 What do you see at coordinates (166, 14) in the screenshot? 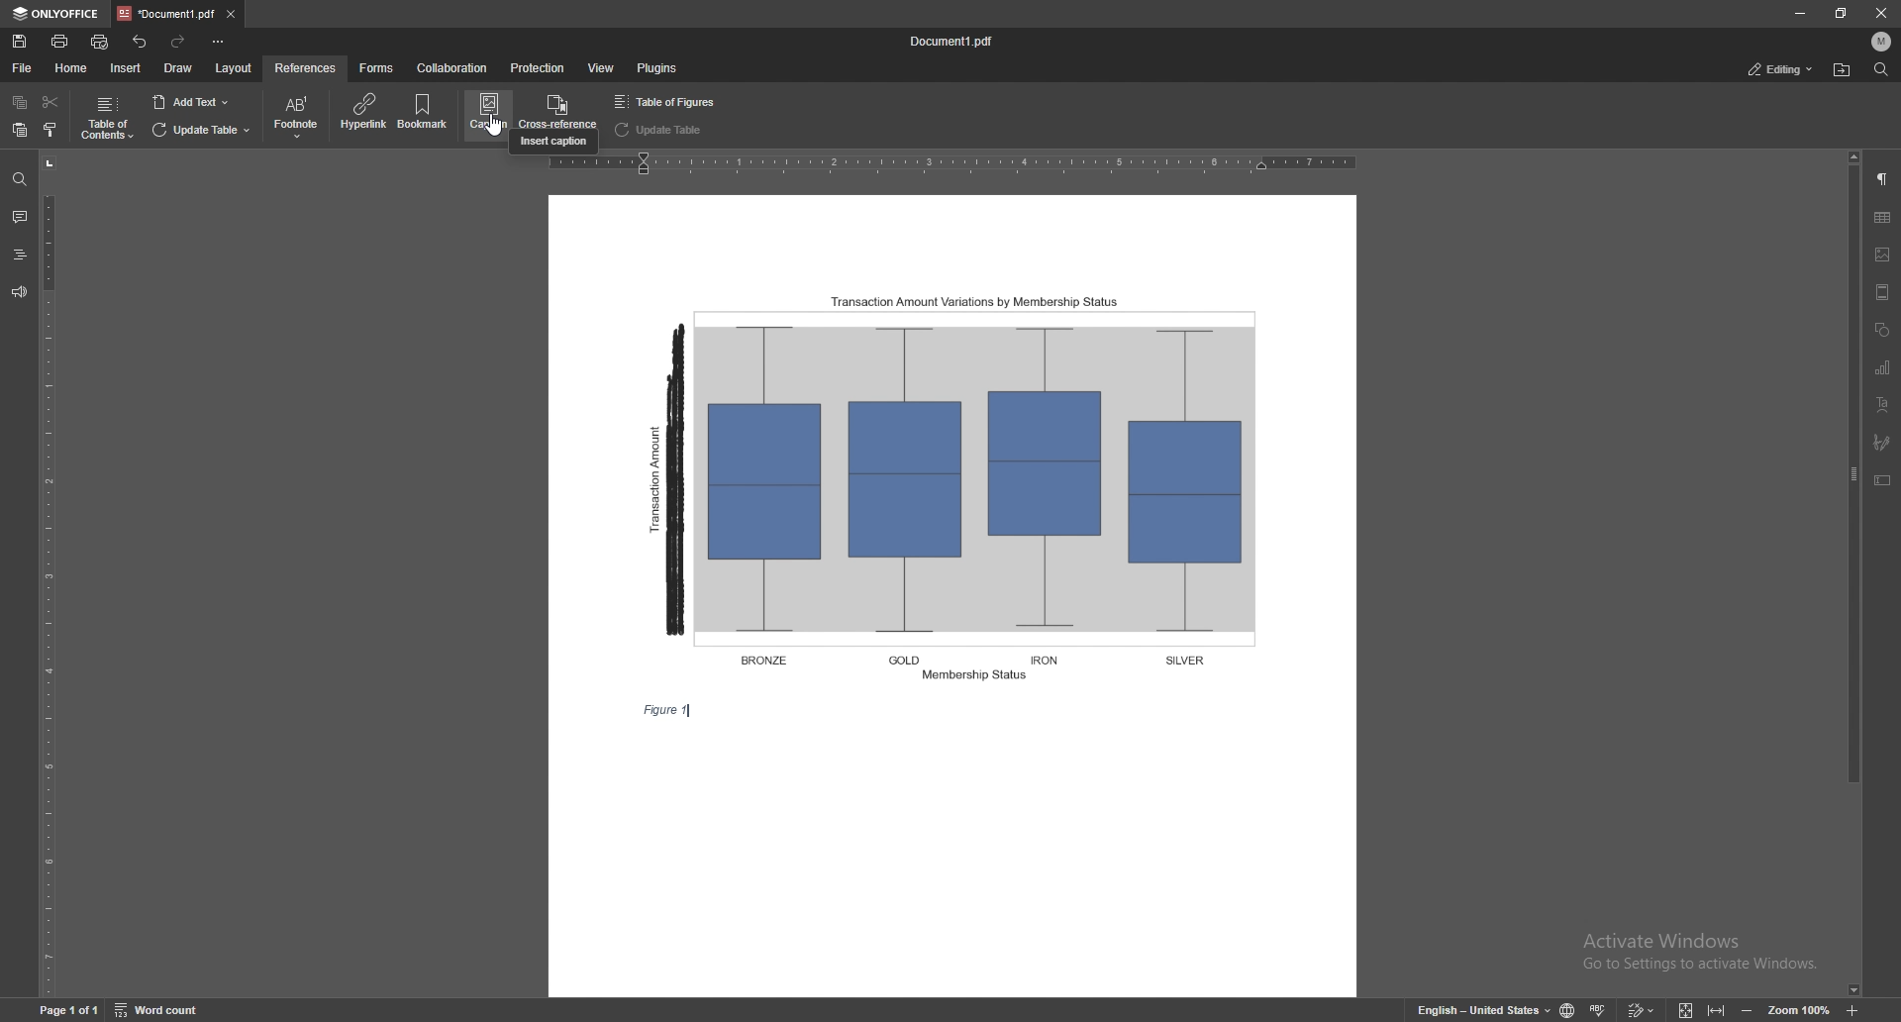
I see `tab` at bounding box center [166, 14].